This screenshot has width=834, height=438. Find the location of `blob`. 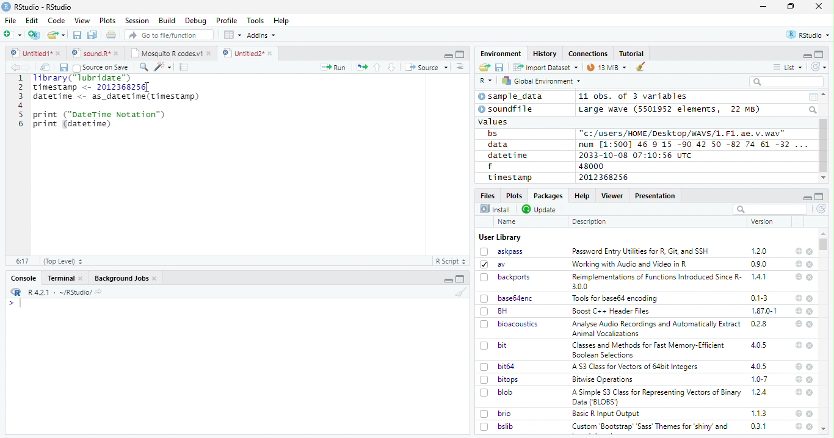

blob is located at coordinates (496, 392).